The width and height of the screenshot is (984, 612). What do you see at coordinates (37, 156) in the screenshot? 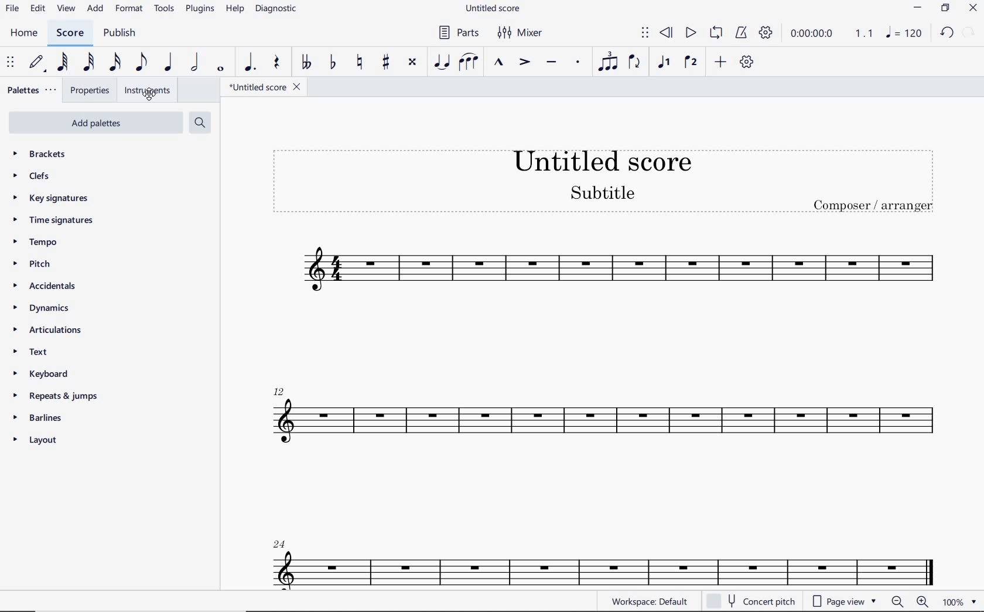
I see `brackets` at bounding box center [37, 156].